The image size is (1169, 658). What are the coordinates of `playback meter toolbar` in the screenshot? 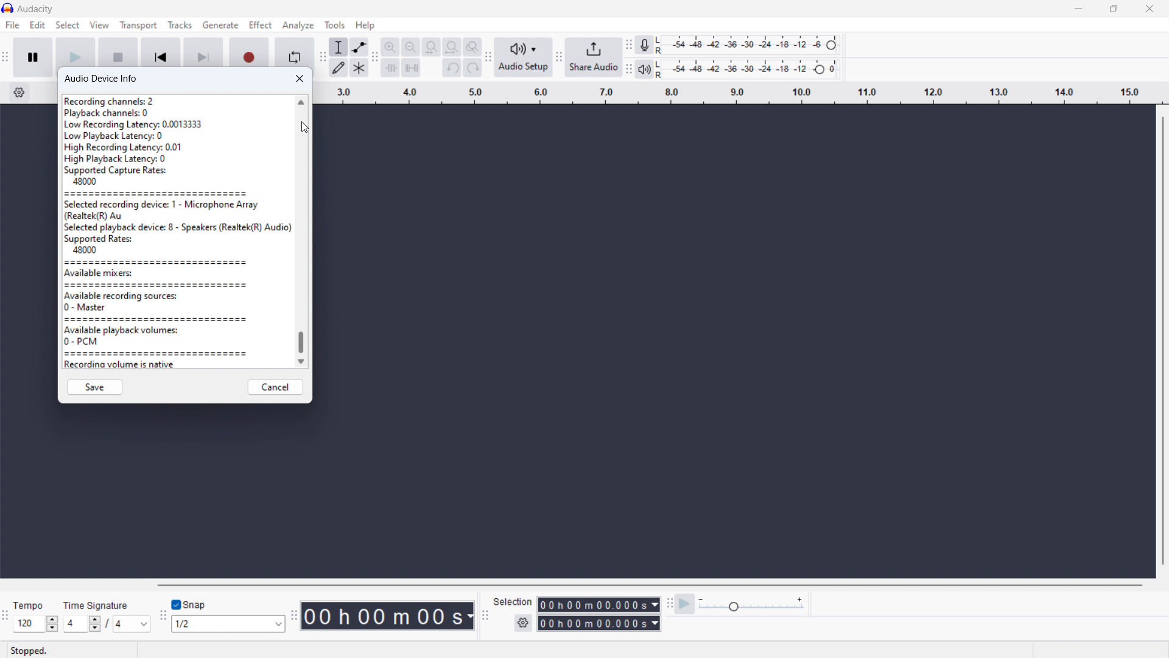 It's located at (629, 70).